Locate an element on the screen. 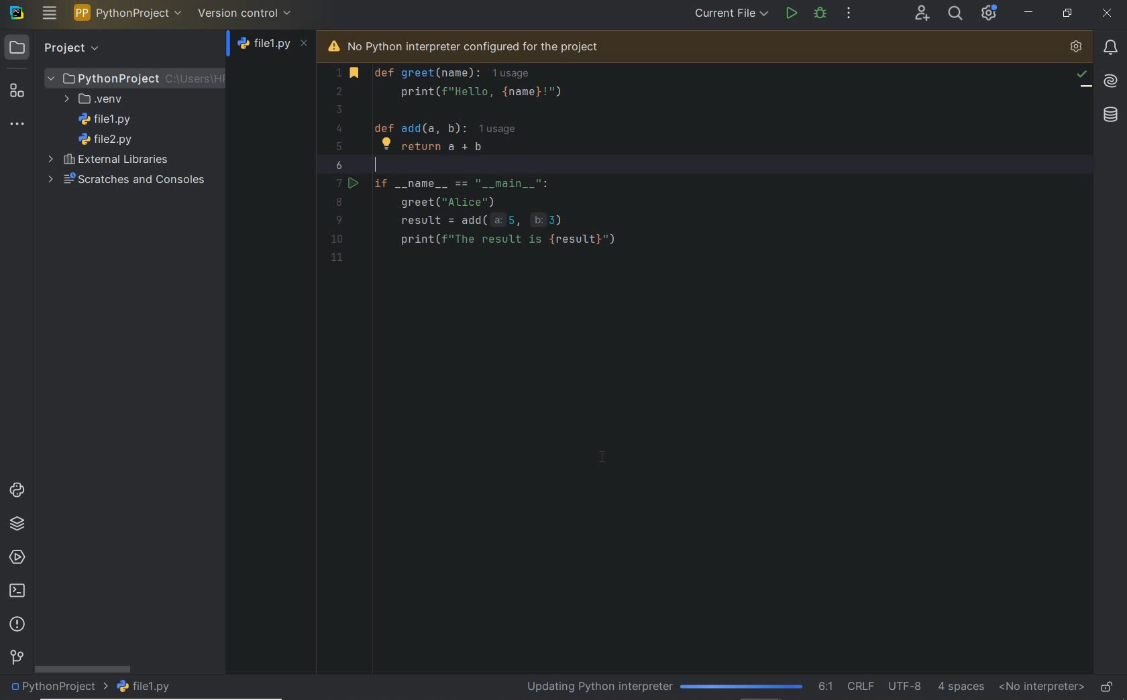  New Virtual Environment is located at coordinates (99, 100).